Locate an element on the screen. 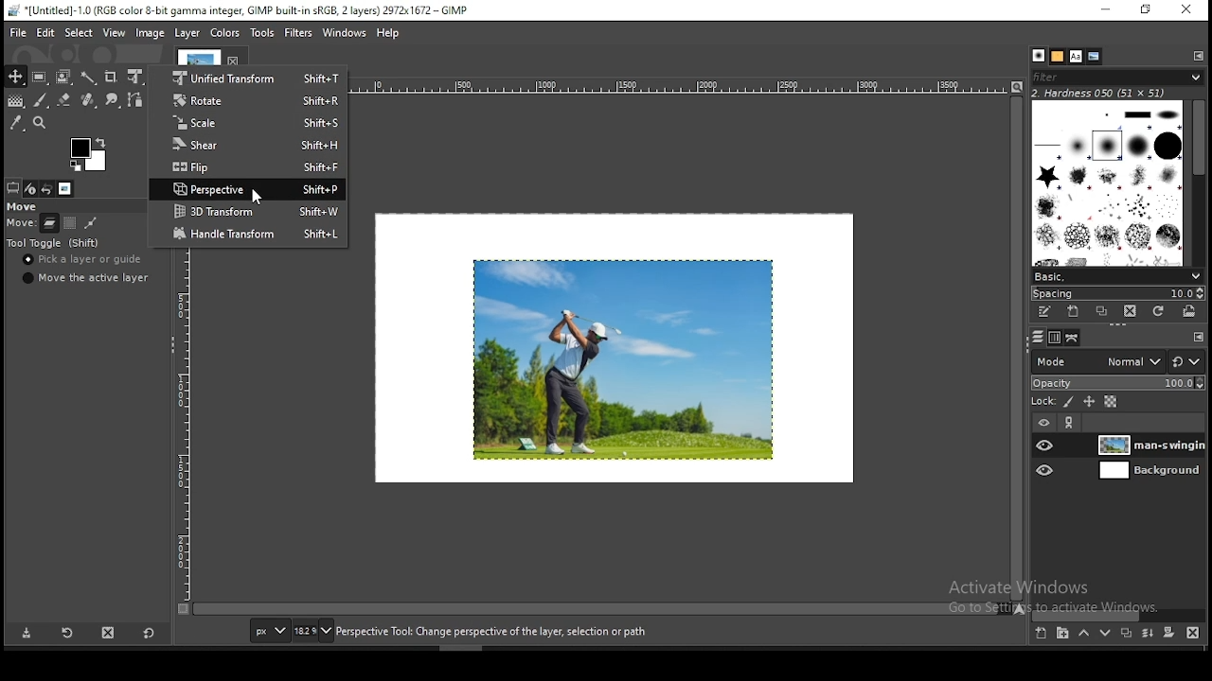 The width and height of the screenshot is (1212, 681). scroll bar is located at coordinates (1016, 349).